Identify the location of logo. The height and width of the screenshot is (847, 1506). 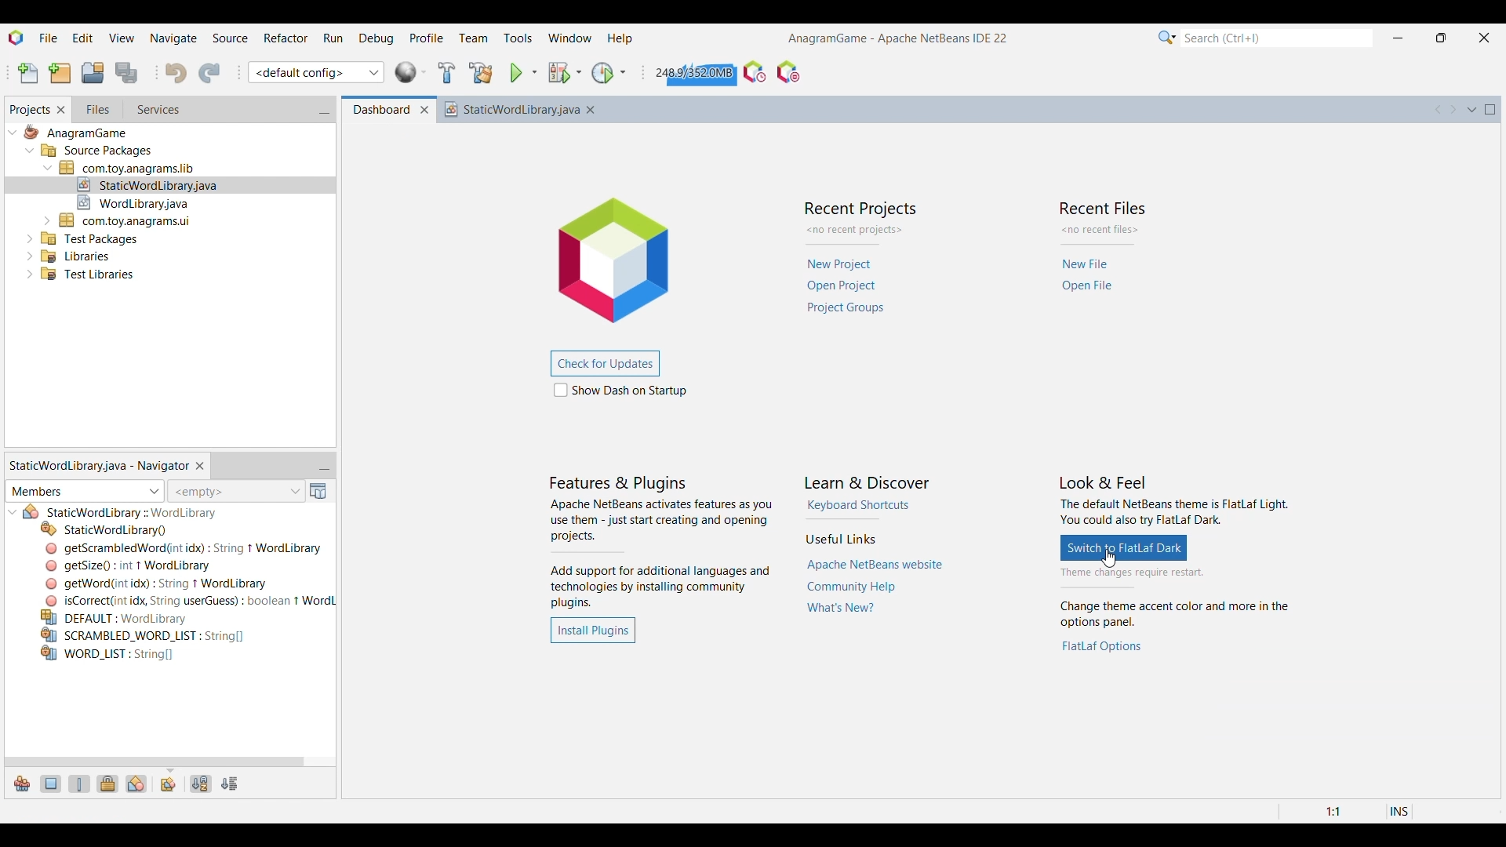
(624, 256).